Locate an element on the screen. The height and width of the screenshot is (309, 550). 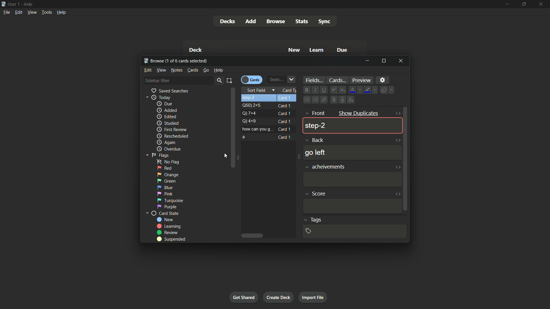
Remove formatting is located at coordinates (388, 90).